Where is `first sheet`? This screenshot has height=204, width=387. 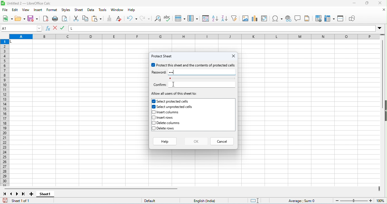 first sheet is located at coordinates (5, 194).